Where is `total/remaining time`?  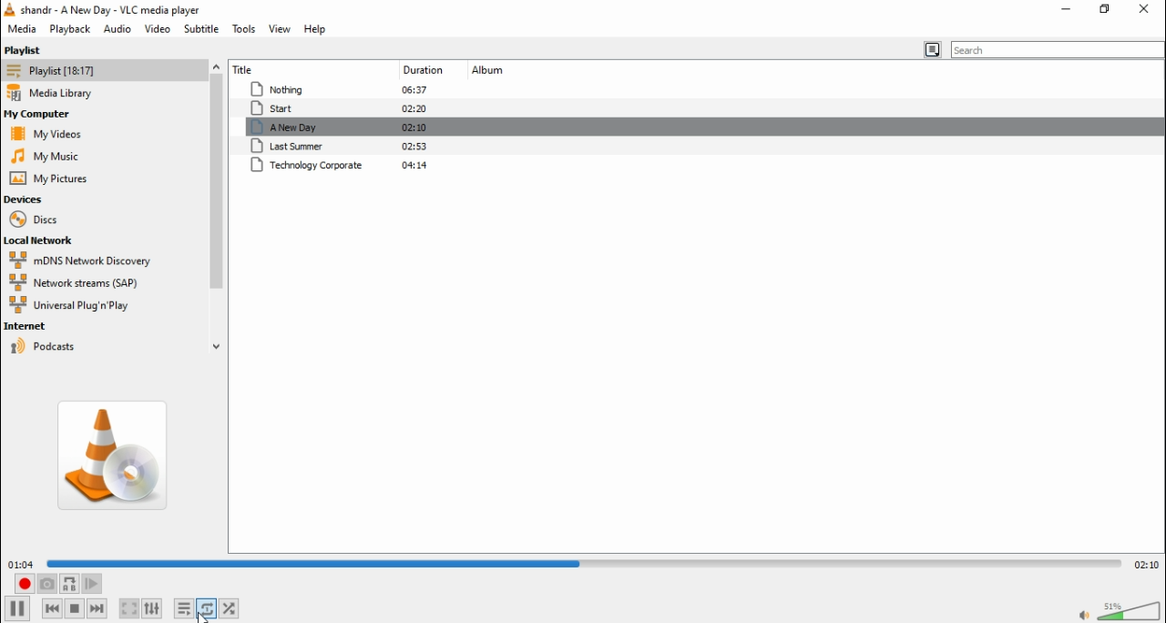 total/remaining time is located at coordinates (1146, 564).